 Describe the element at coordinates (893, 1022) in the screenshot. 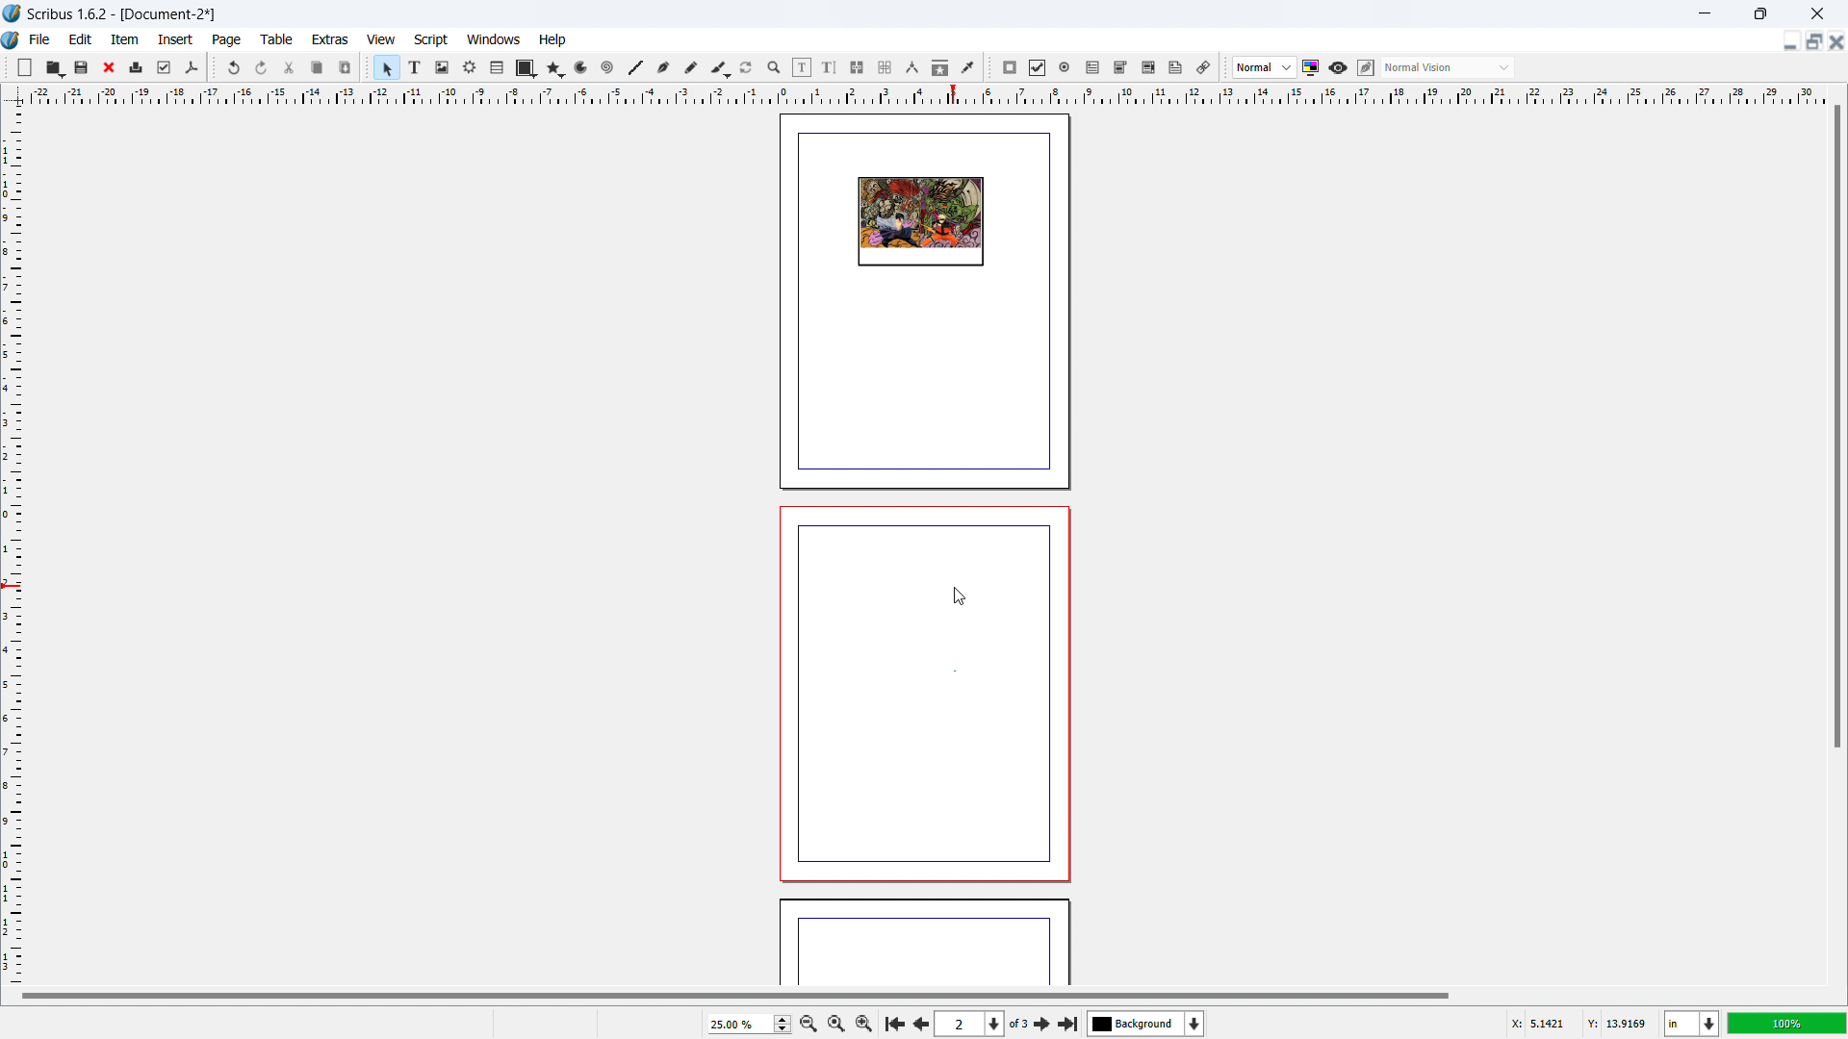

I see `first page` at that location.